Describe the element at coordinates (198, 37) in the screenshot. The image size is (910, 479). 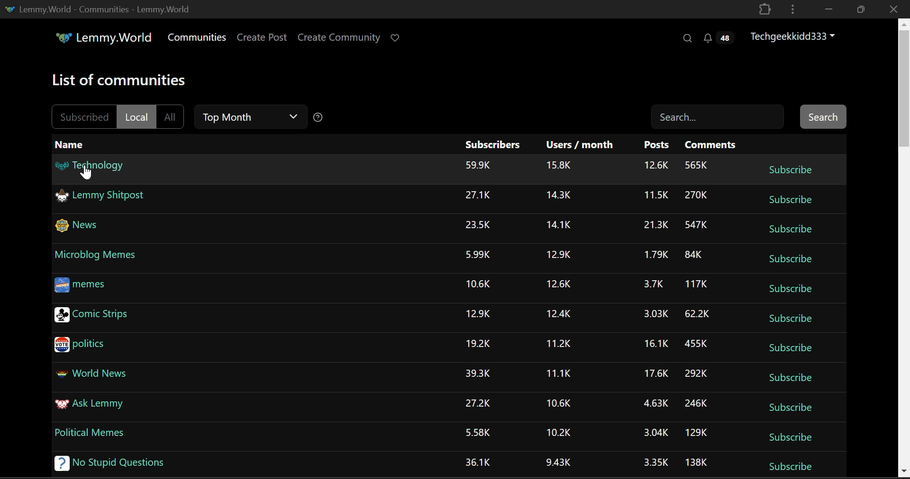
I see `Communities` at that location.